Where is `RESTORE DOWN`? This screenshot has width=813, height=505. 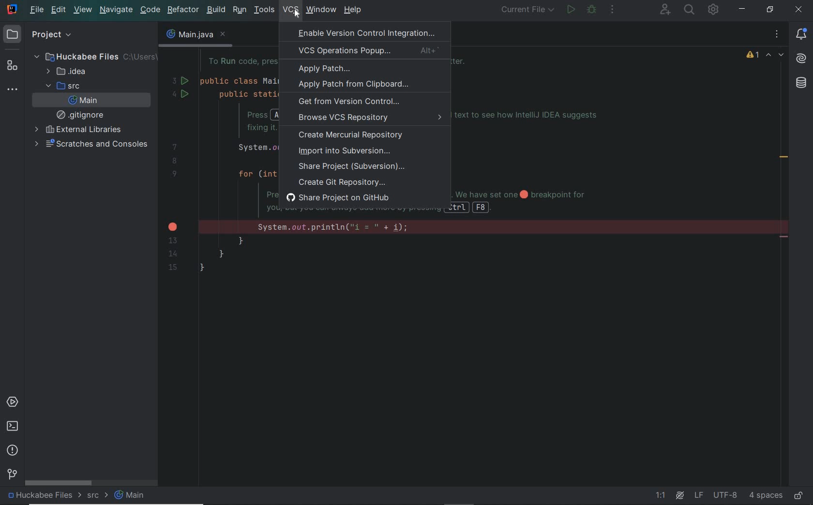
RESTORE DOWN is located at coordinates (768, 9).